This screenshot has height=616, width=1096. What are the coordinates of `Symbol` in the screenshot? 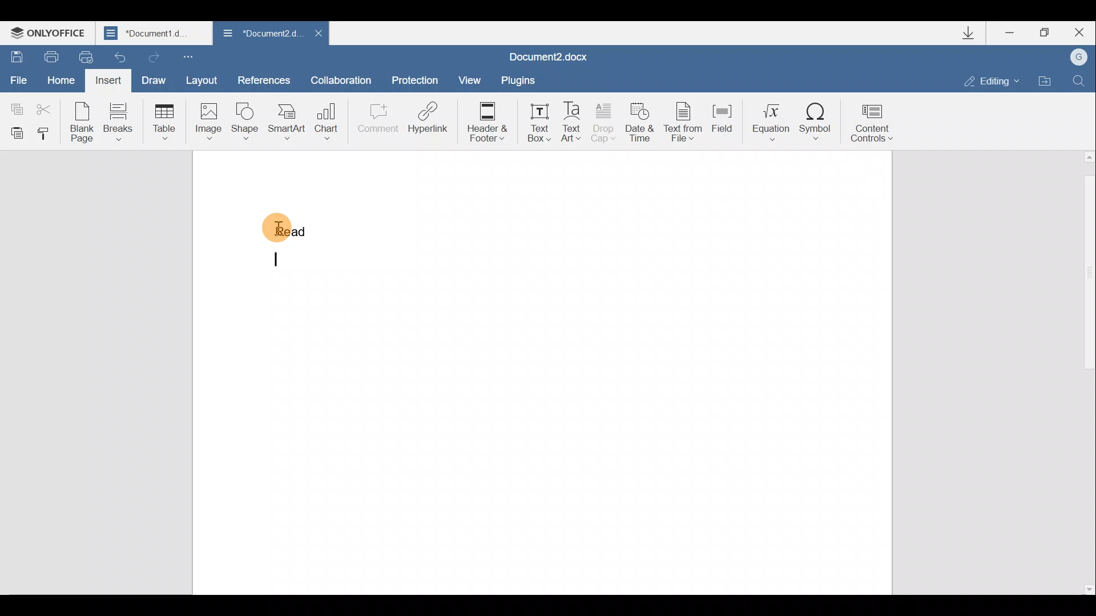 It's located at (818, 122).